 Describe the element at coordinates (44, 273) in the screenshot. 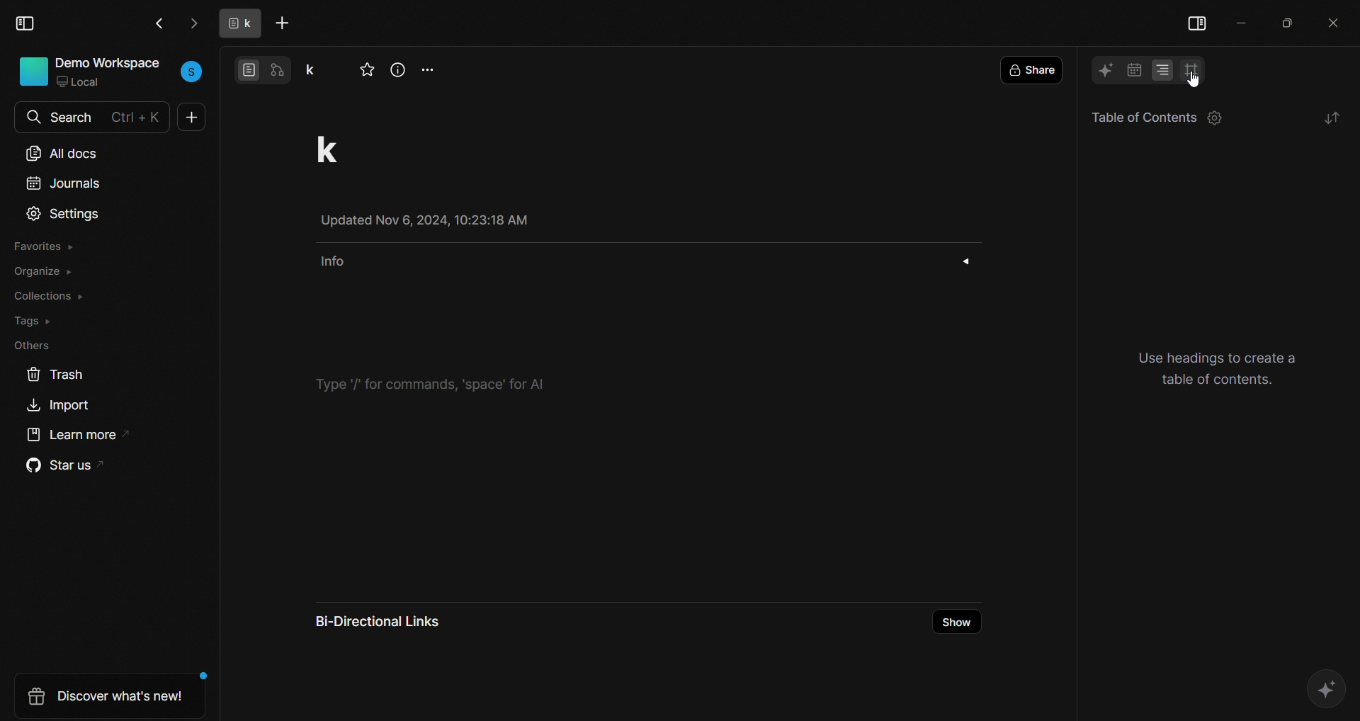

I see `organize` at that location.